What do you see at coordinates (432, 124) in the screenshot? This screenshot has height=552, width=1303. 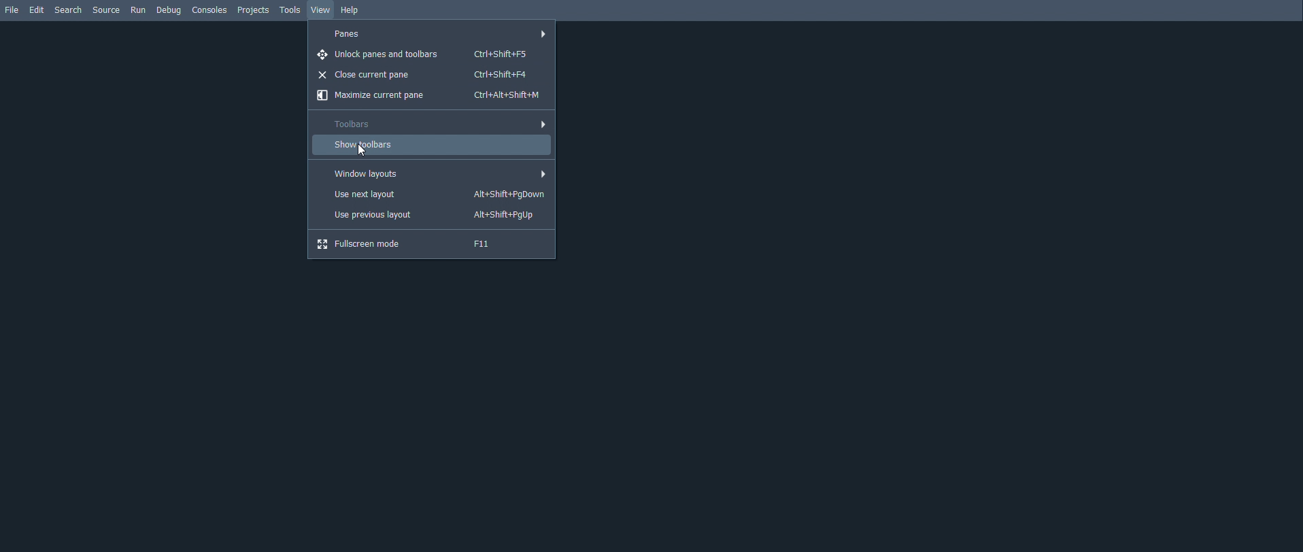 I see `Toolbars` at bounding box center [432, 124].